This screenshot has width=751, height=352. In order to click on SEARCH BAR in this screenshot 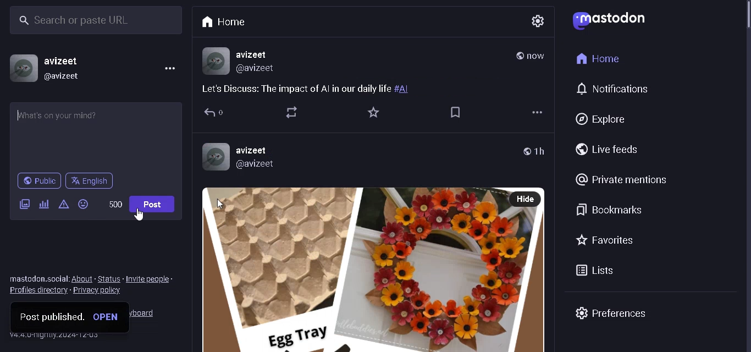, I will do `click(97, 21)`.